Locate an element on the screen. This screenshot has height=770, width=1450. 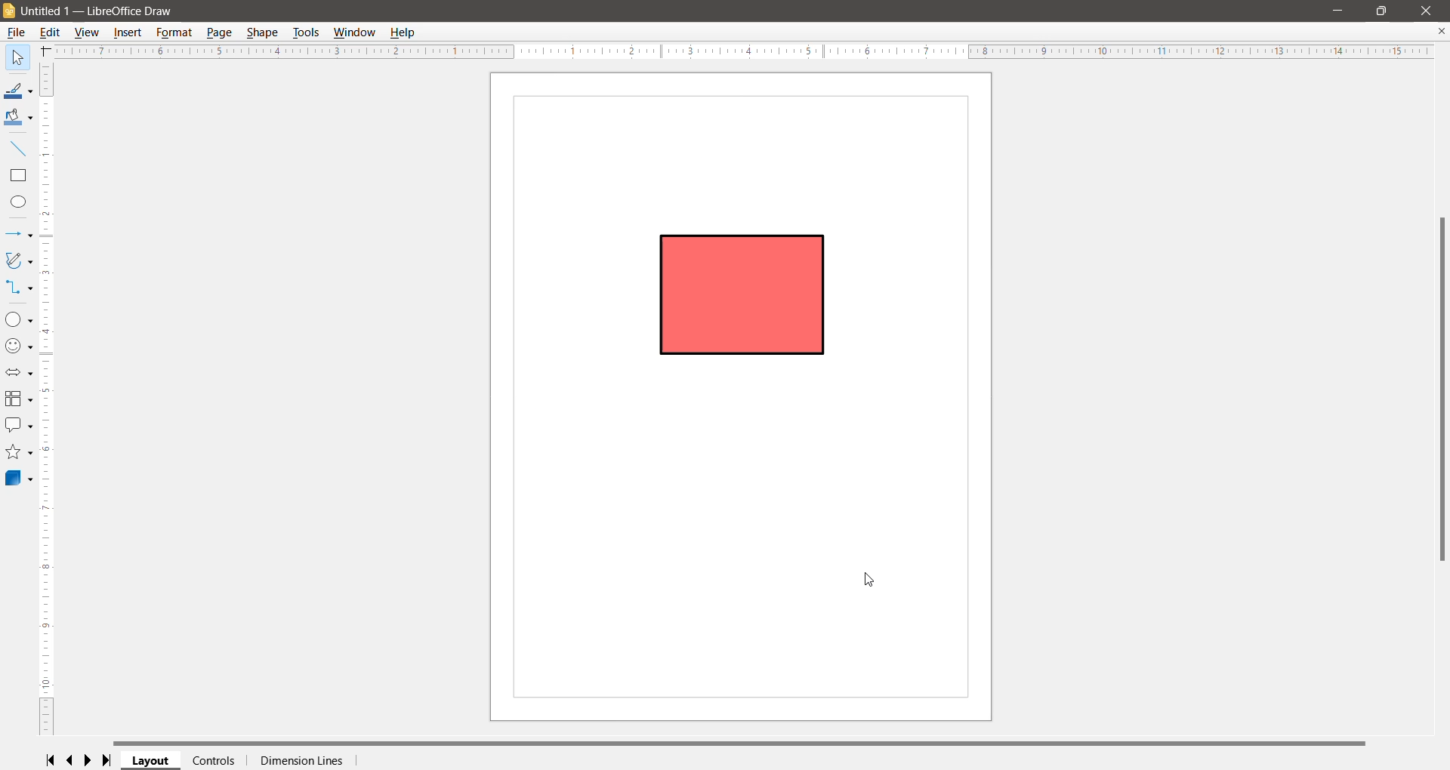
View is located at coordinates (88, 32).